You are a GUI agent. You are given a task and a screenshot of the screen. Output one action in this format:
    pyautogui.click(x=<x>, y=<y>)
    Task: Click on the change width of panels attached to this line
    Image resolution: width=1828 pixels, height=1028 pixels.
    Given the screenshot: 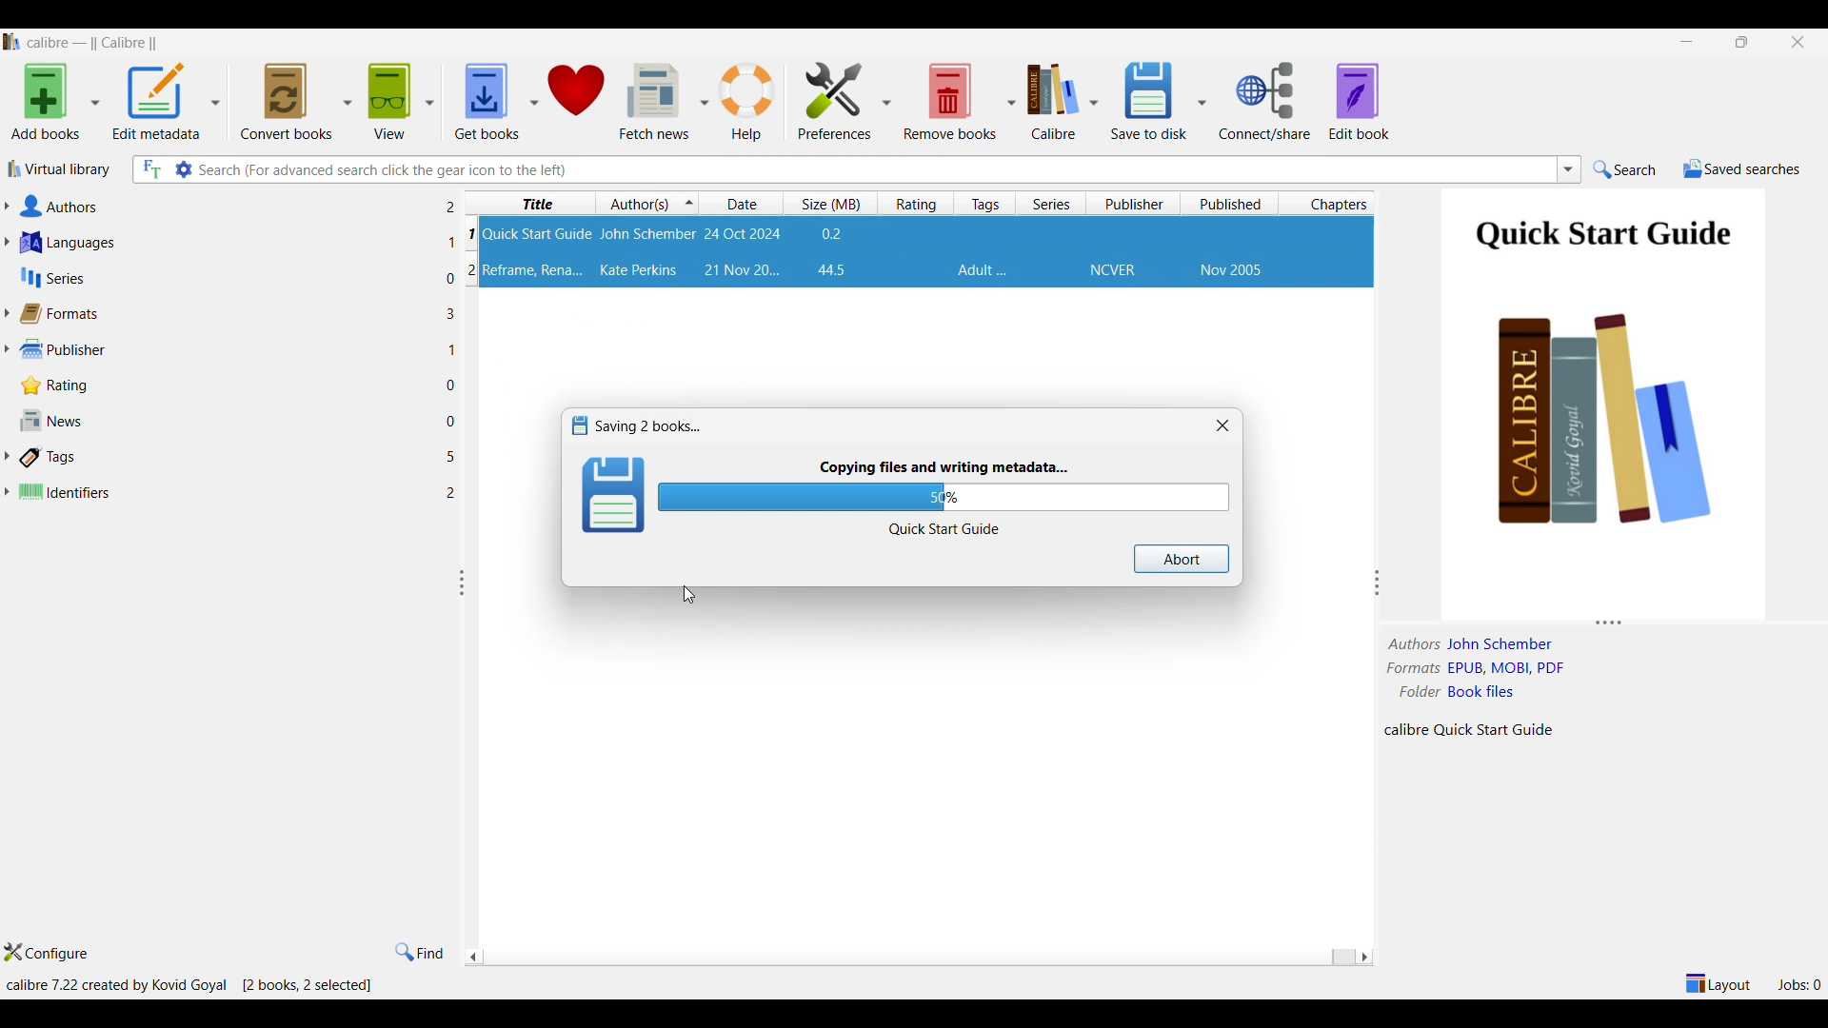 What is the action you would take?
    pyautogui.click(x=461, y=584)
    